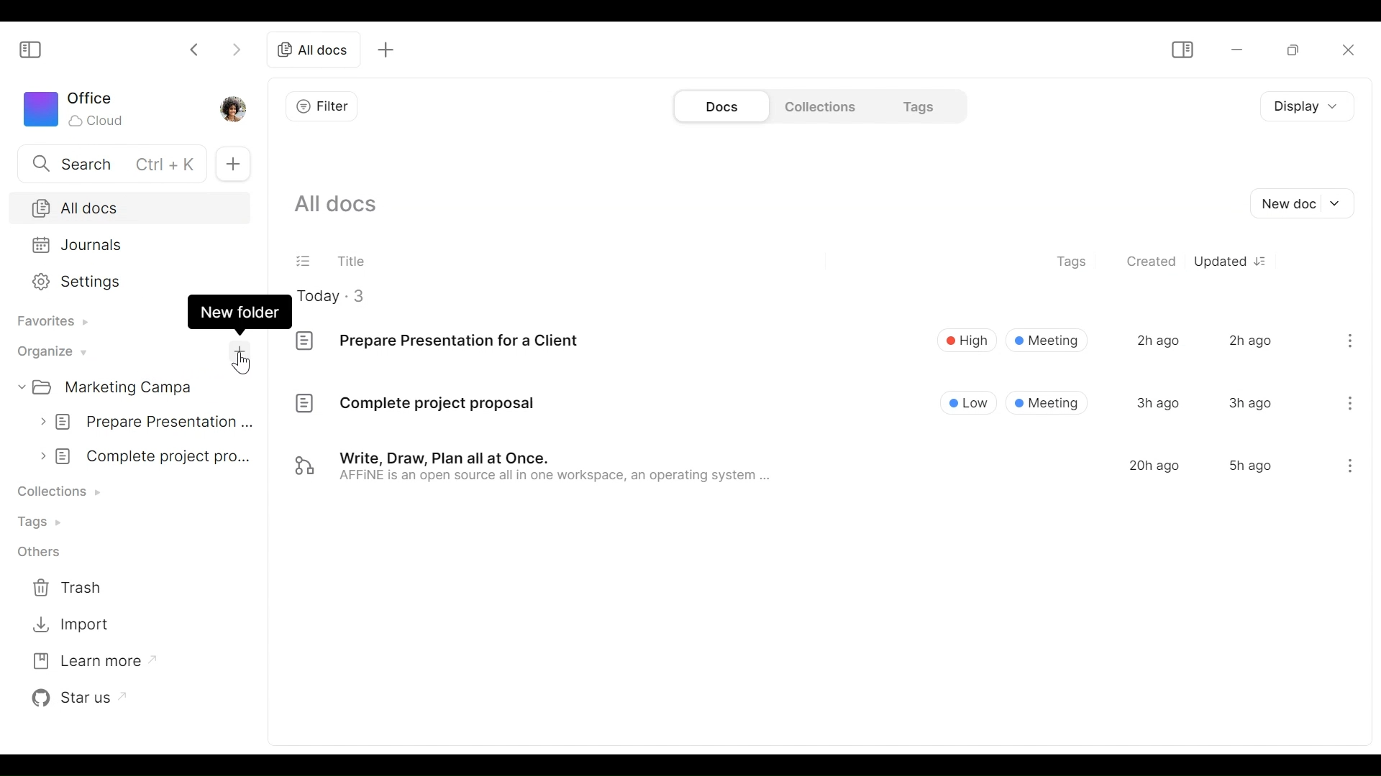  What do you see at coordinates (71, 589) in the screenshot?
I see `Trash` at bounding box center [71, 589].